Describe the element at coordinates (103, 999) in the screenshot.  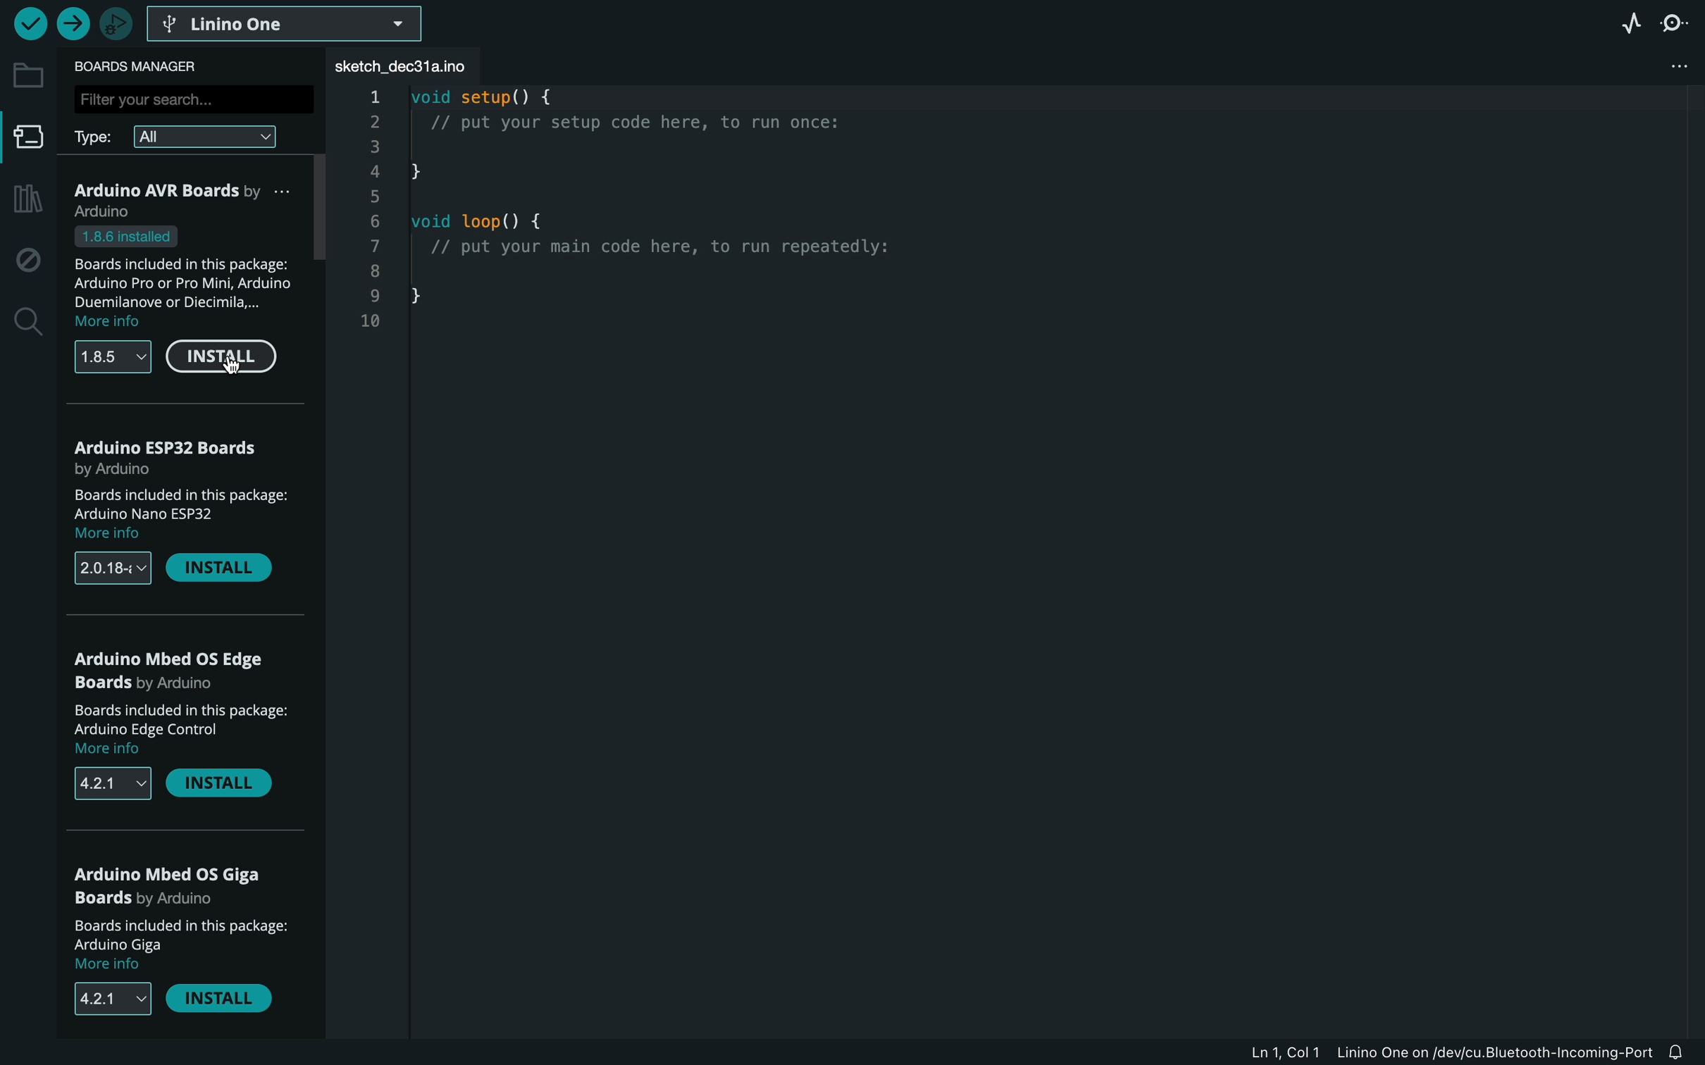
I see `versions` at that location.